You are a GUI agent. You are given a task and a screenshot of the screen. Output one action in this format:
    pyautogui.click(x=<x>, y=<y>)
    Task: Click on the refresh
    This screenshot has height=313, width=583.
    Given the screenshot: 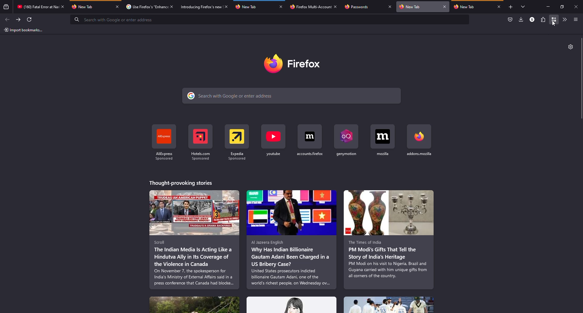 What is the action you would take?
    pyautogui.click(x=30, y=19)
    